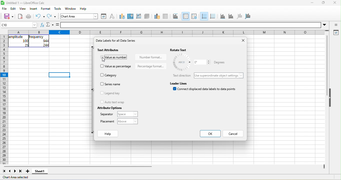 The width and height of the screenshot is (341, 180). Describe the element at coordinates (112, 16) in the screenshot. I see `character` at that location.